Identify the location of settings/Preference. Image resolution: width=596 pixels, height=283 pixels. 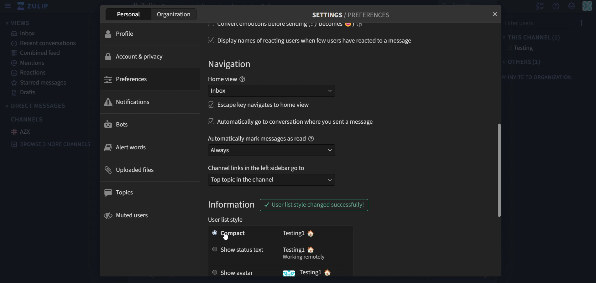
(351, 15).